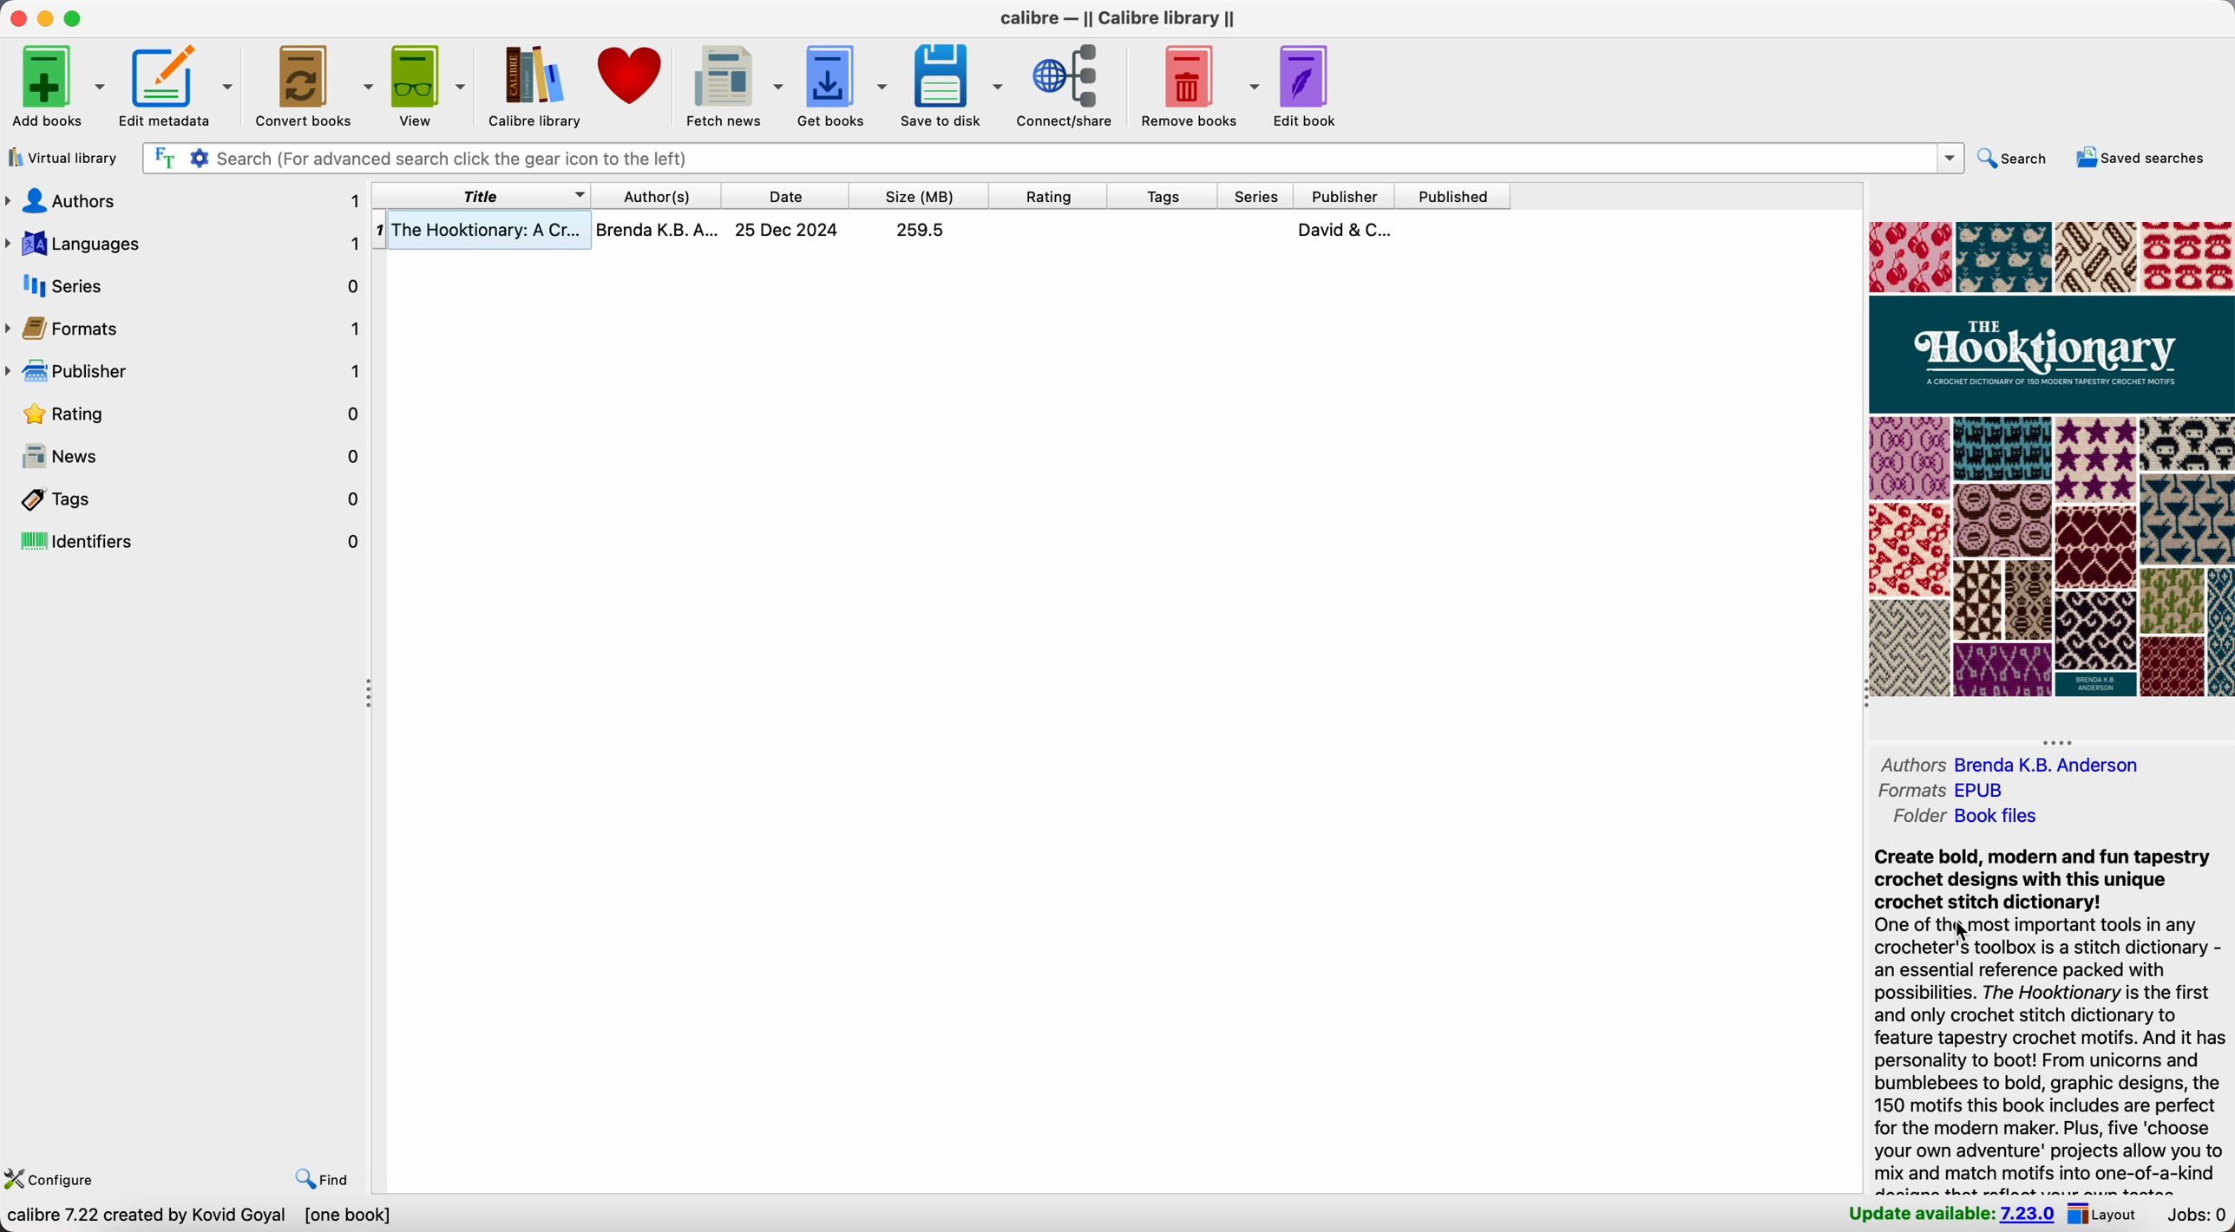  What do you see at coordinates (2199, 1216) in the screenshot?
I see `jobs: 0` at bounding box center [2199, 1216].